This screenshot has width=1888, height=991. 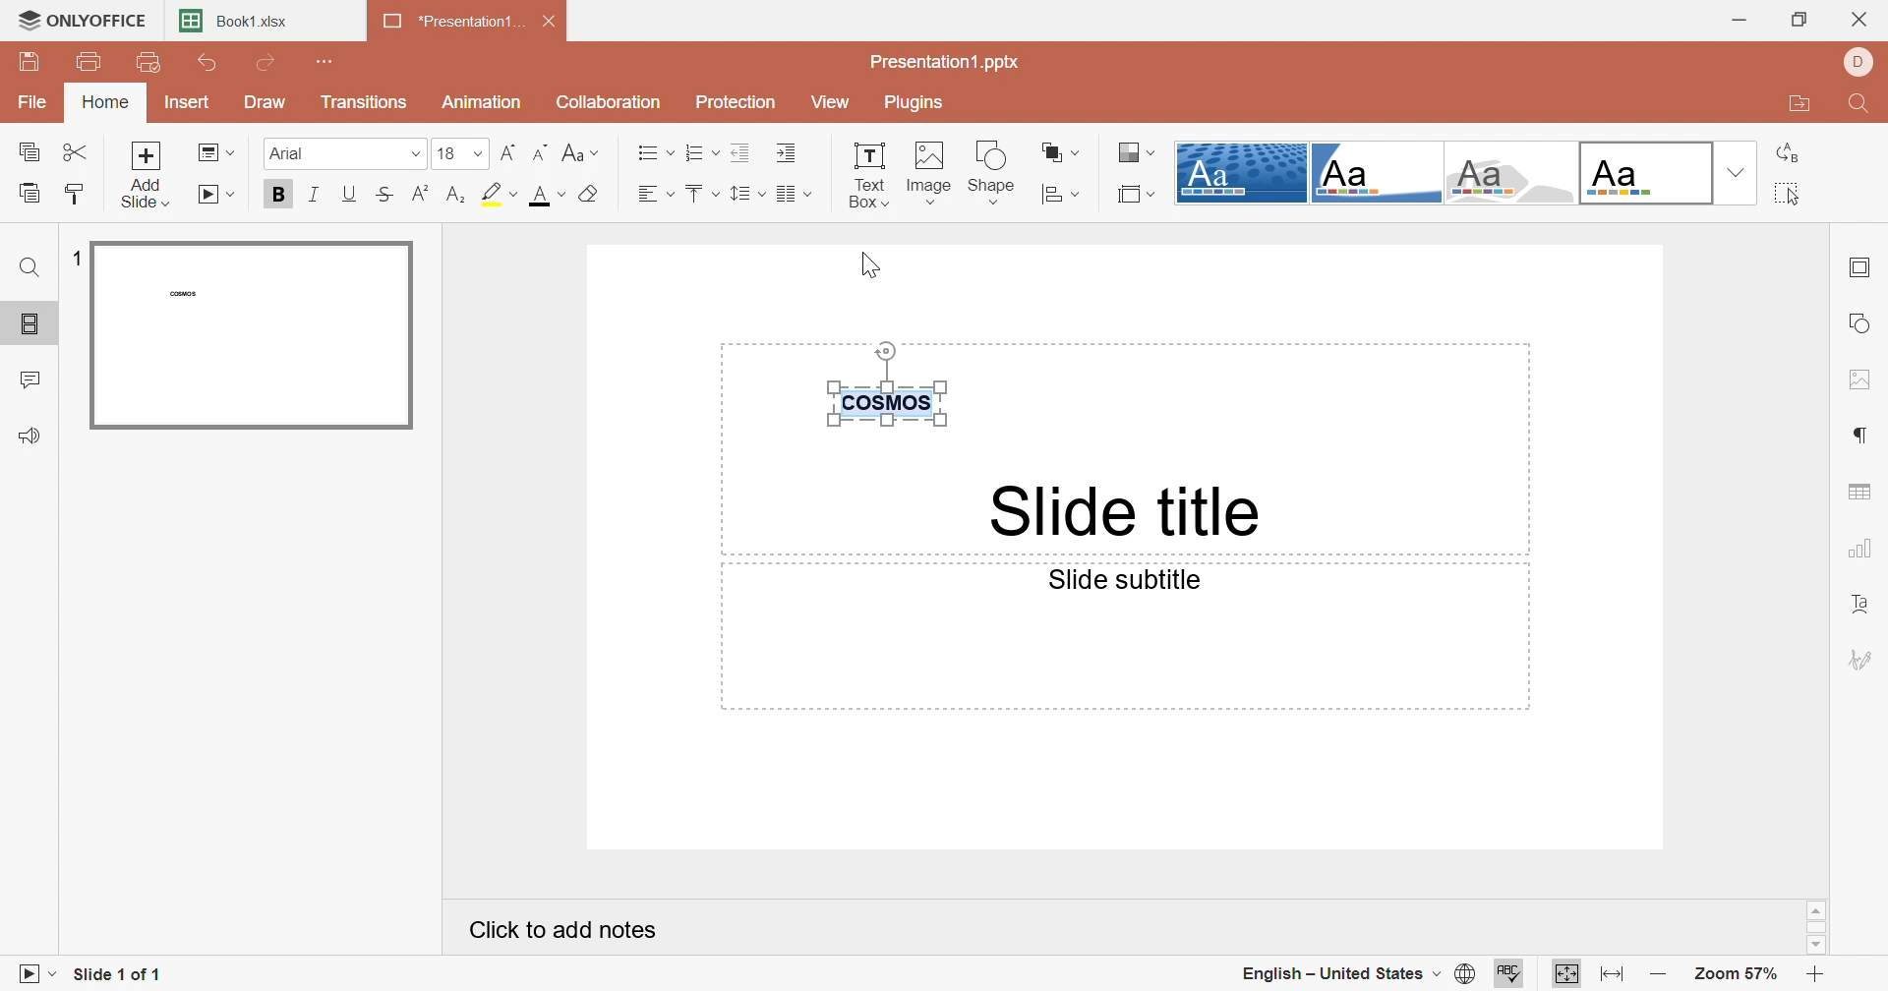 What do you see at coordinates (314, 194) in the screenshot?
I see `Italic` at bounding box center [314, 194].